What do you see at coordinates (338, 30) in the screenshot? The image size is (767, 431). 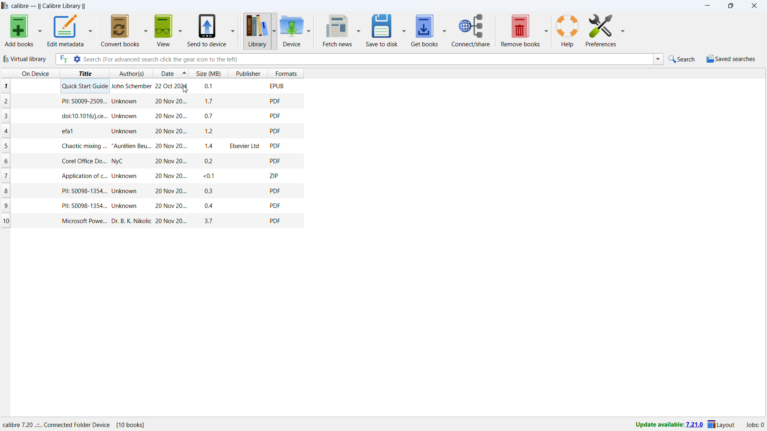 I see `` at bounding box center [338, 30].